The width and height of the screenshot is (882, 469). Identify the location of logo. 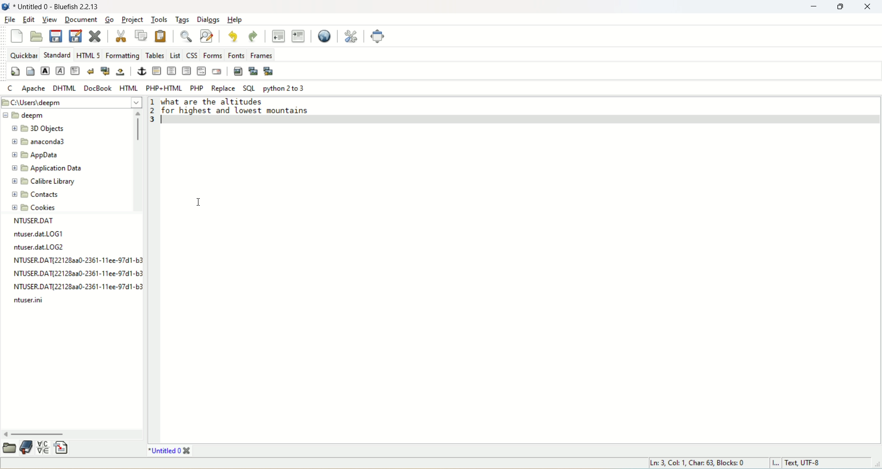
(6, 6).